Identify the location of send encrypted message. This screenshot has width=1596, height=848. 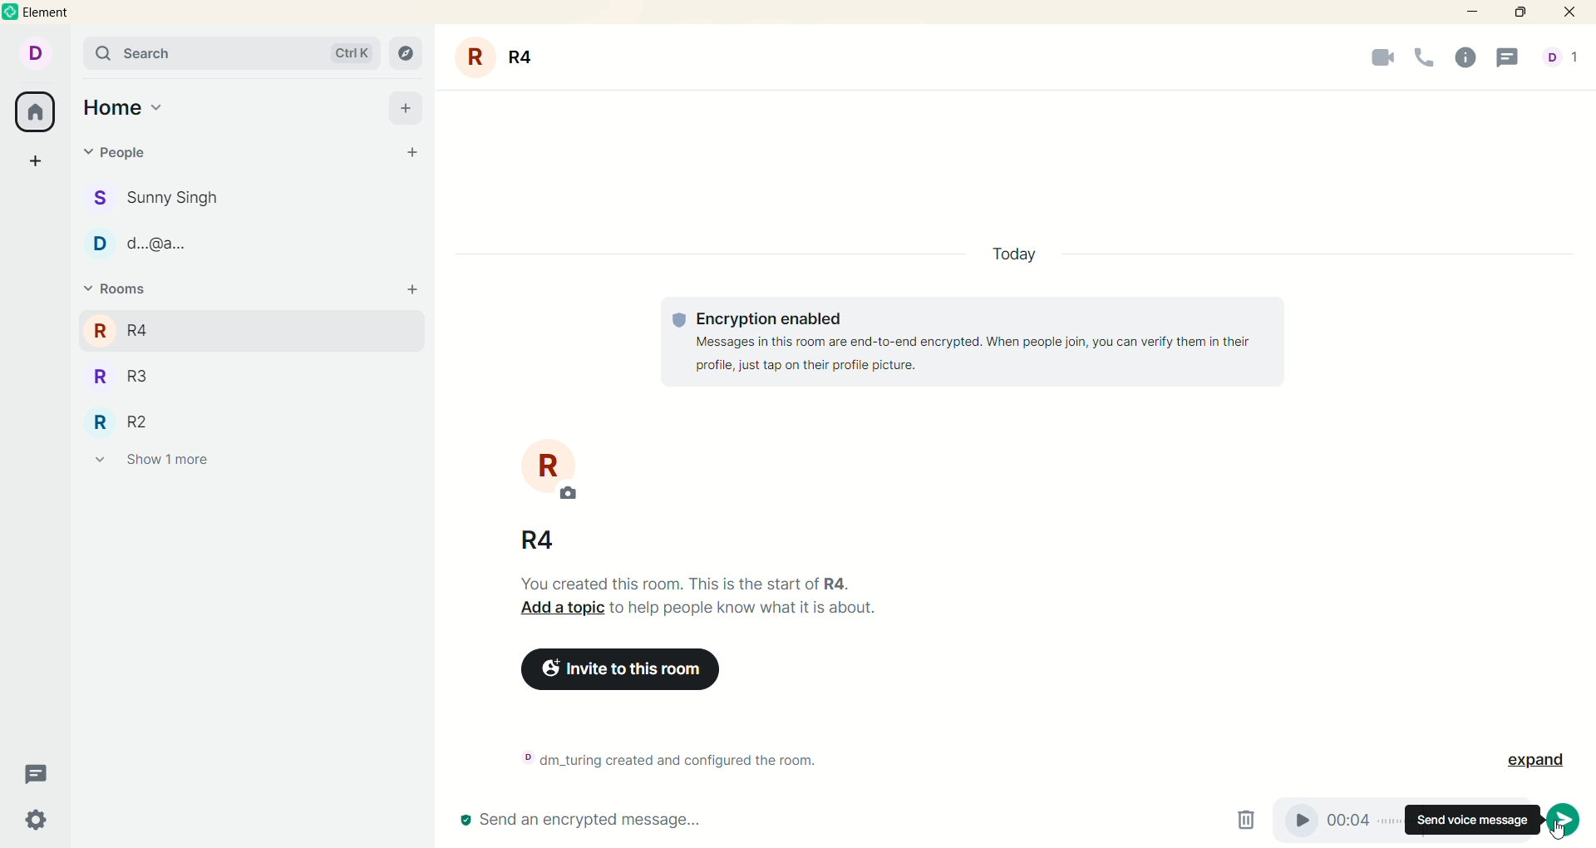
(580, 821).